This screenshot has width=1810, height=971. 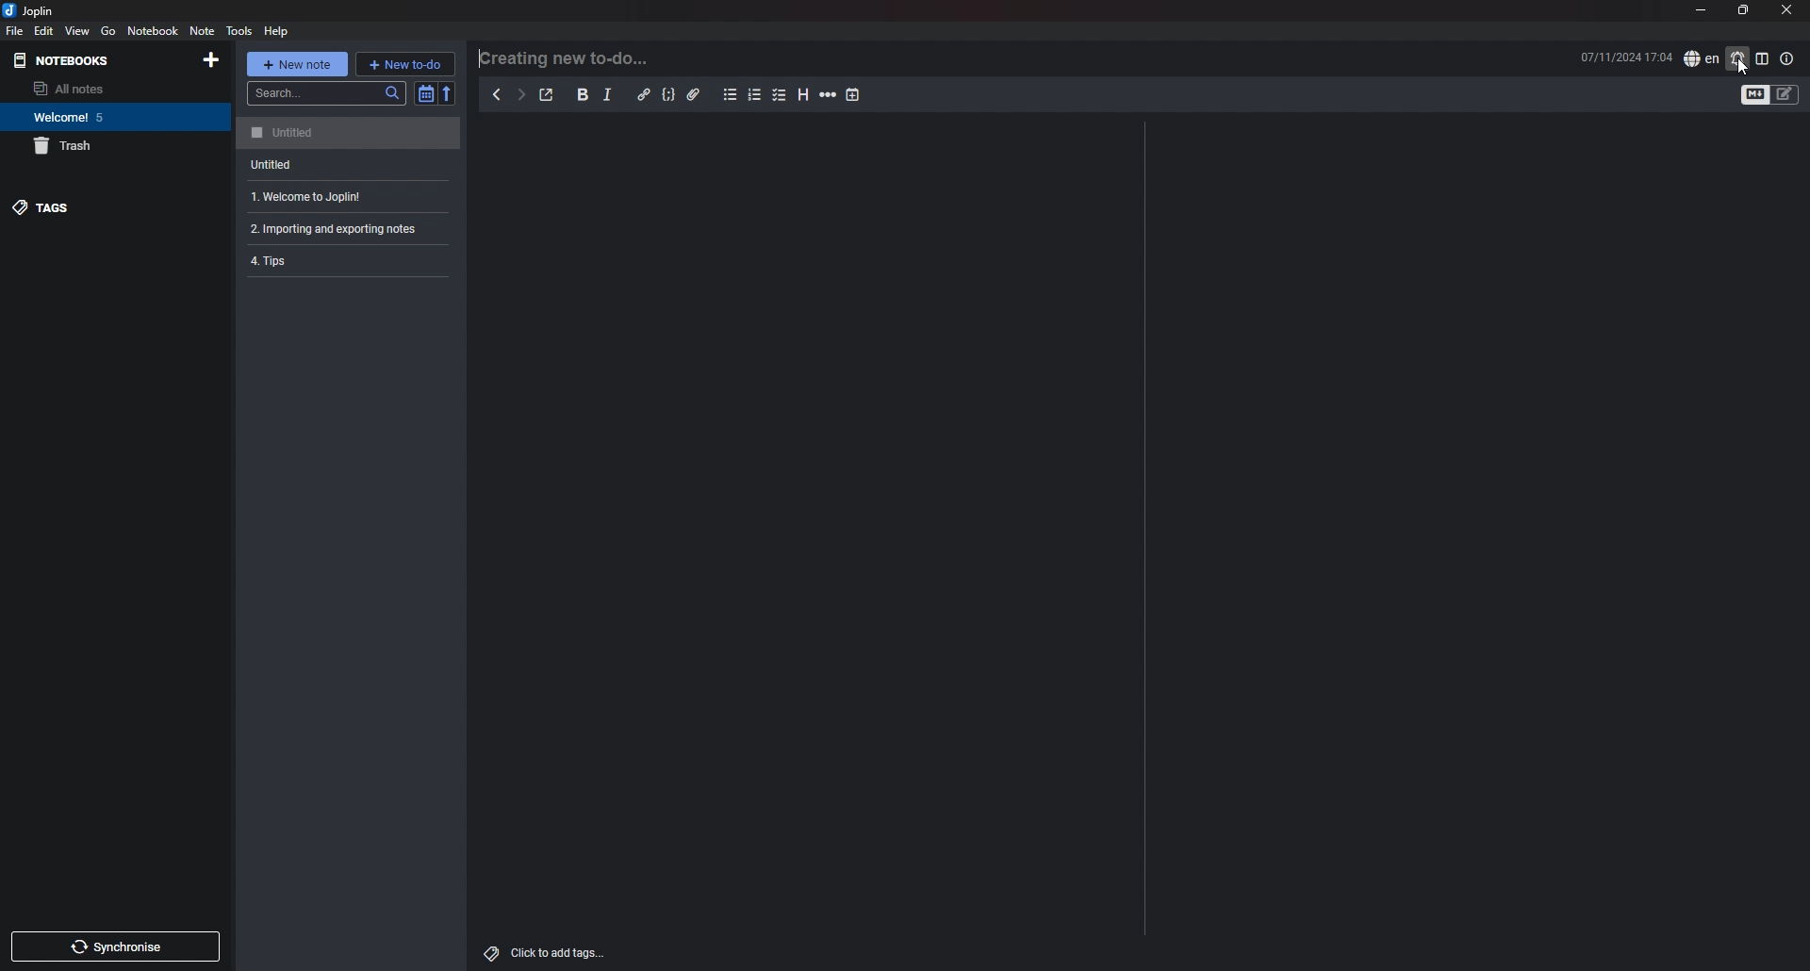 What do you see at coordinates (645, 94) in the screenshot?
I see `hyperlink` at bounding box center [645, 94].